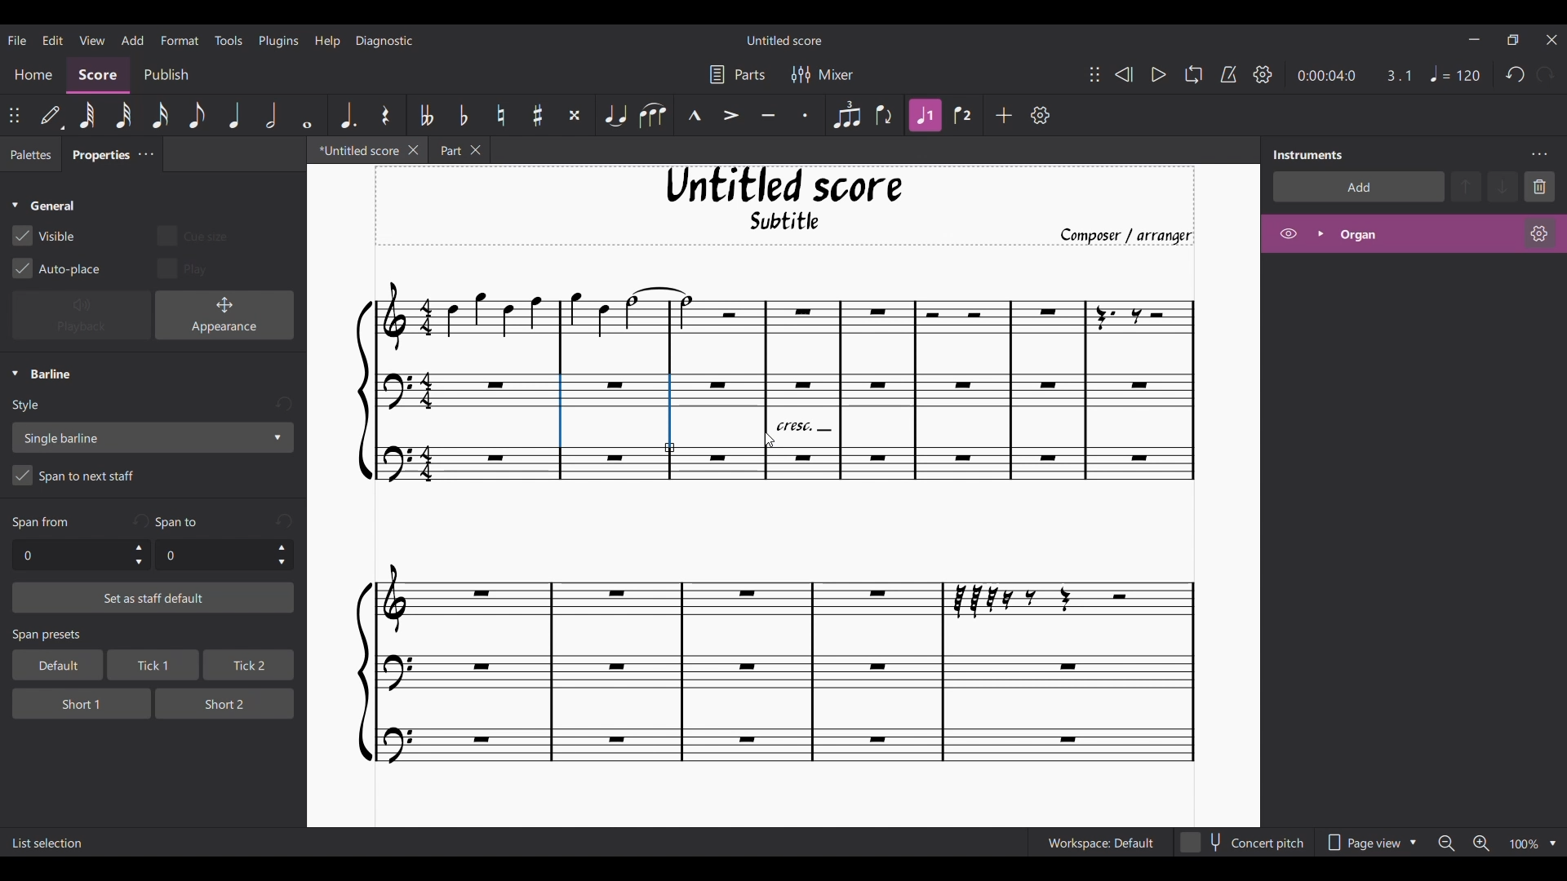  Describe the element at coordinates (1192, 74) in the screenshot. I see `Looping playback` at that location.